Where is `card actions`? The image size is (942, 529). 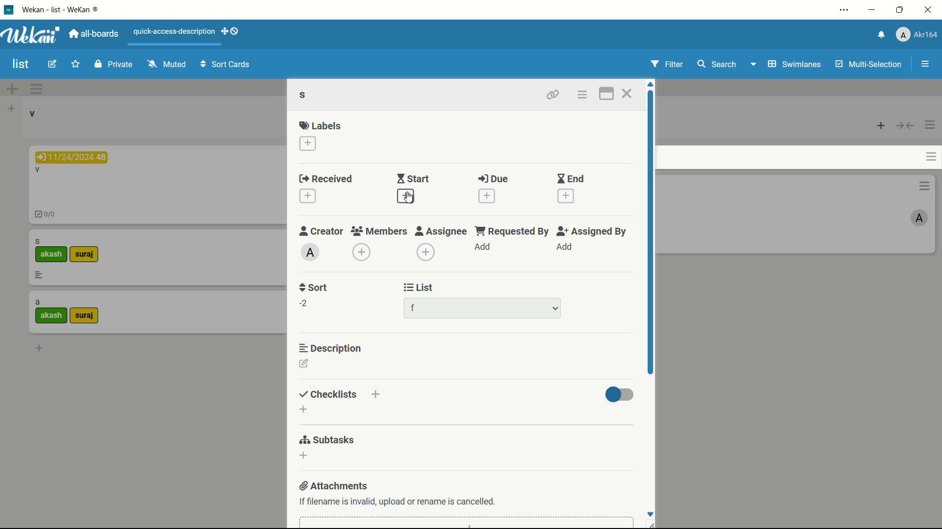 card actions is located at coordinates (582, 96).